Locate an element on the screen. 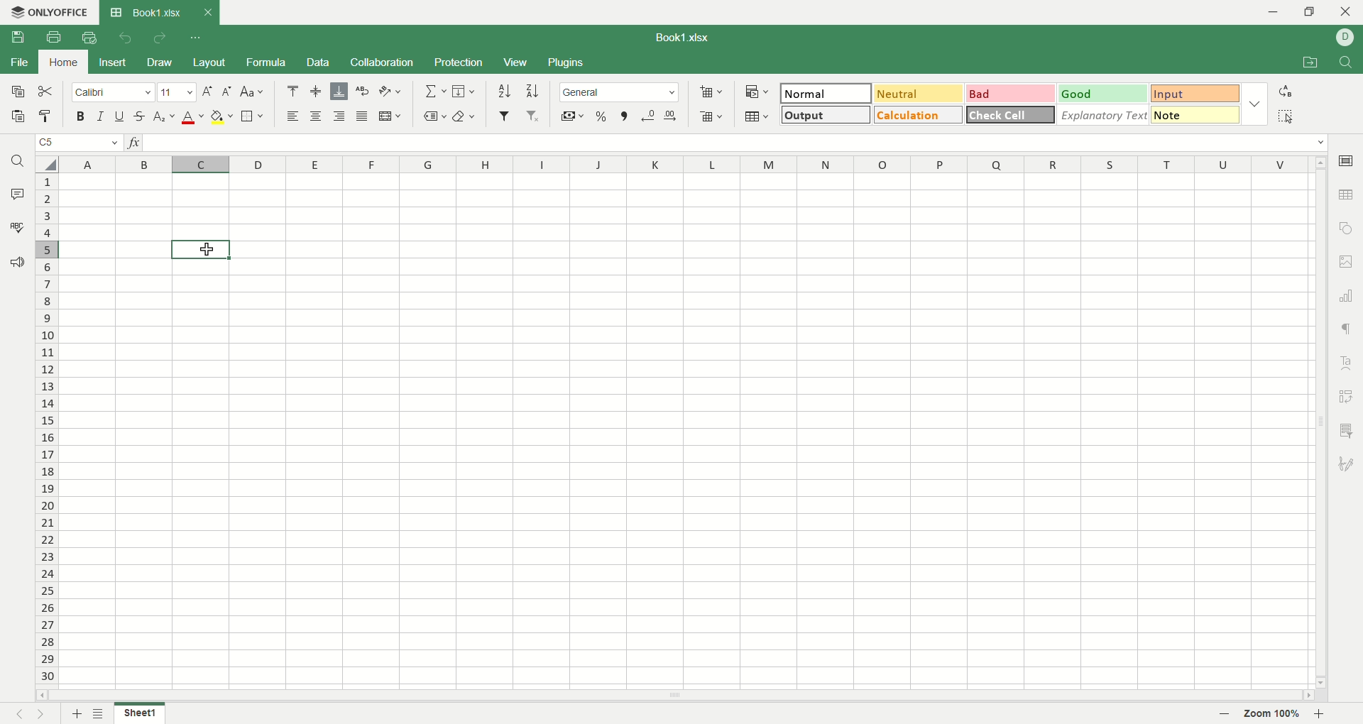 This screenshot has width=1363, height=724. close is located at coordinates (1347, 13).